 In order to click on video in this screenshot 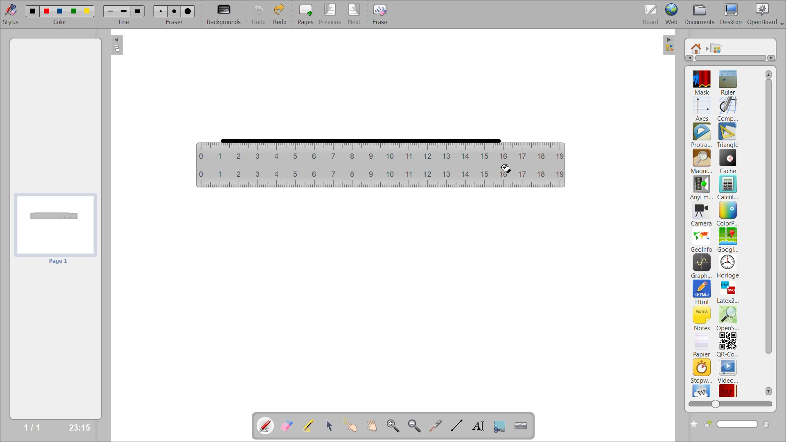, I will do `click(728, 370)`.